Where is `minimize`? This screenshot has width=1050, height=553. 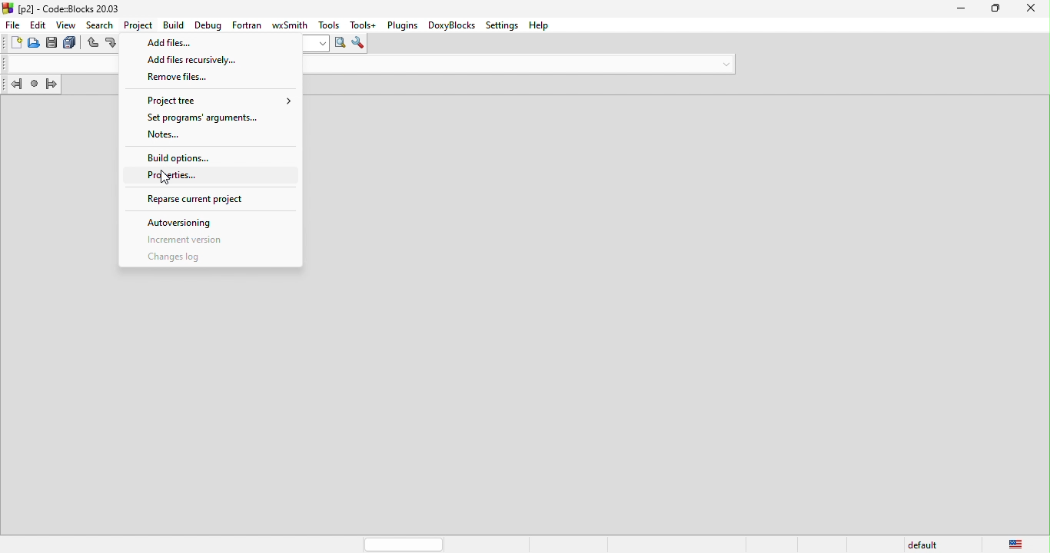
minimize is located at coordinates (962, 9).